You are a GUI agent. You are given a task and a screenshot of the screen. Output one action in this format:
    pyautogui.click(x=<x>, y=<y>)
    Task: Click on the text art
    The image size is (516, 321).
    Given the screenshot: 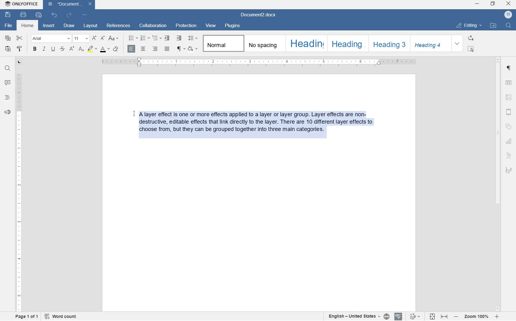 What is the action you would take?
    pyautogui.click(x=509, y=156)
    